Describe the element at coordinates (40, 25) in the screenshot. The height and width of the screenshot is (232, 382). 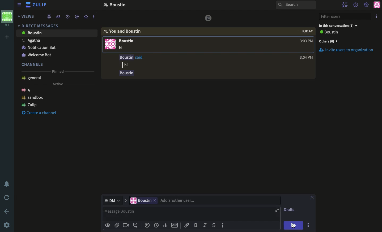
I see `DM` at that location.